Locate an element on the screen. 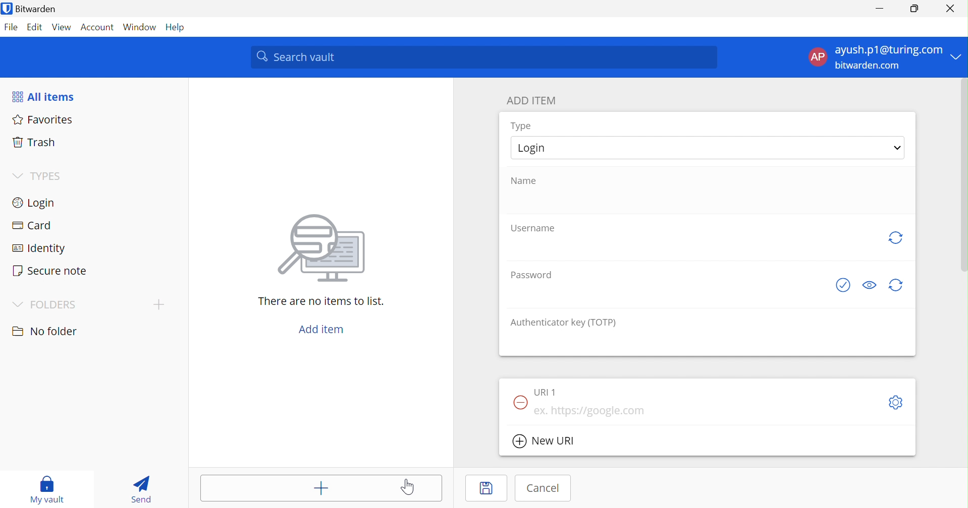 Image resolution: width=968 pixels, height=508 pixels. Drop Down is located at coordinates (958, 56).